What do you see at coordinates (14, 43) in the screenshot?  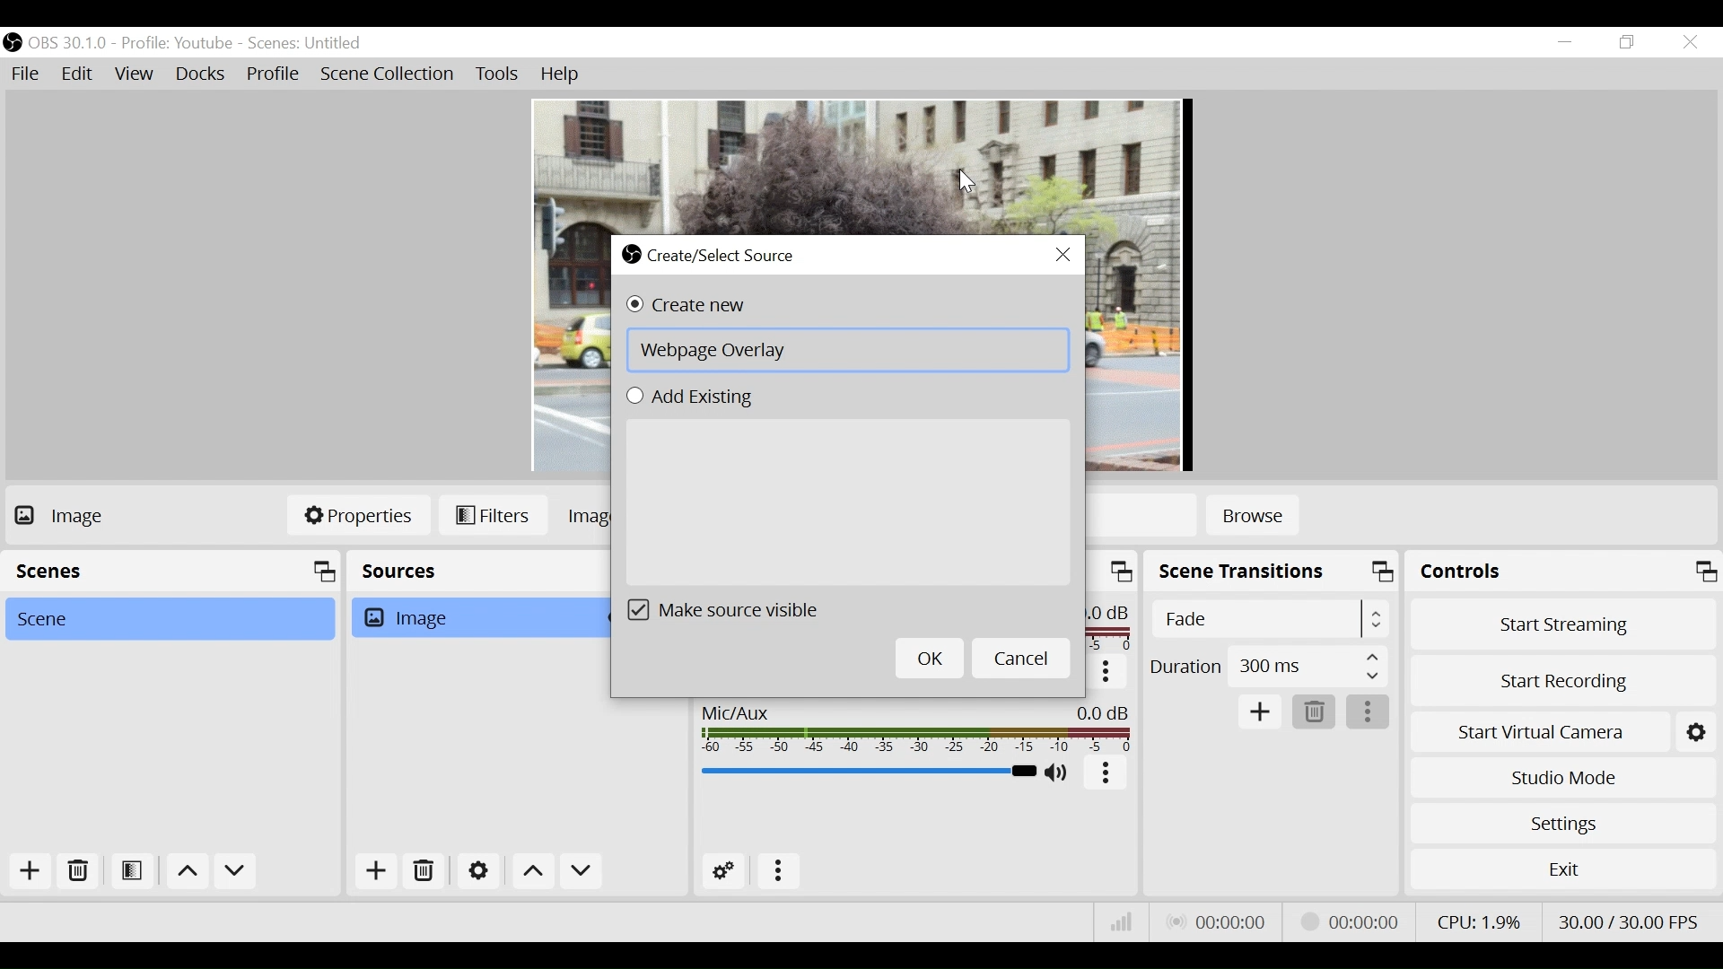 I see `OBS Studio Desktop Icon` at bounding box center [14, 43].